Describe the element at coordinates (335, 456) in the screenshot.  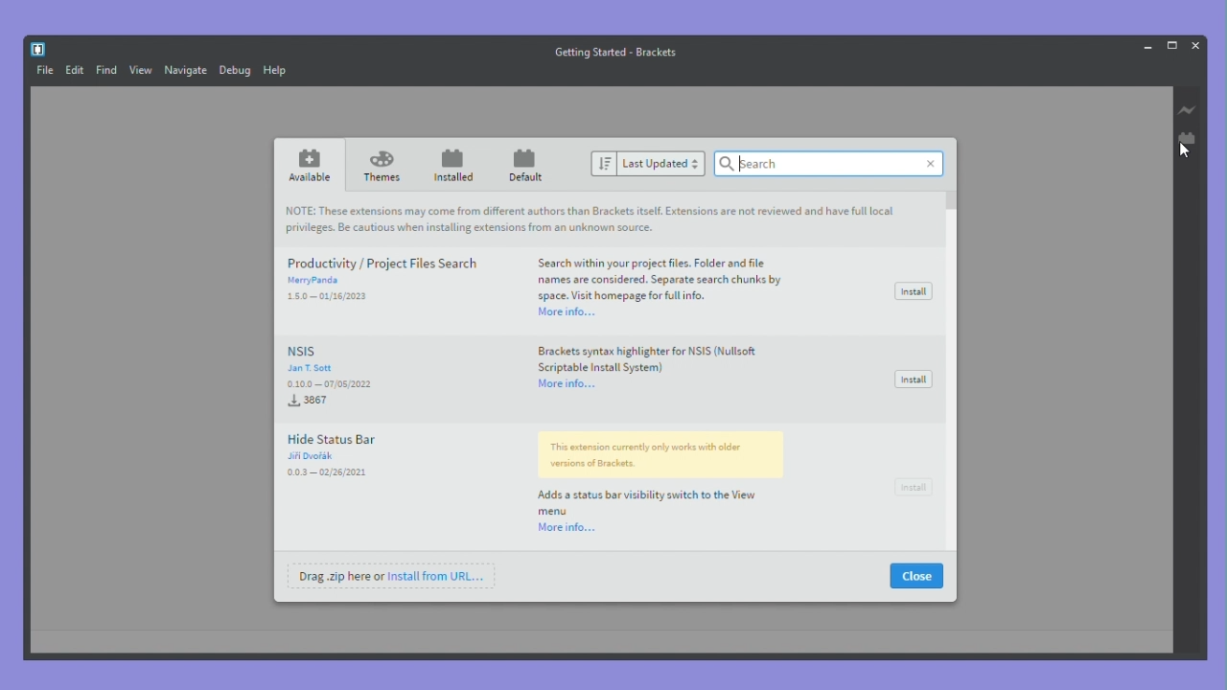
I see `Jiri Dvorak` at that location.